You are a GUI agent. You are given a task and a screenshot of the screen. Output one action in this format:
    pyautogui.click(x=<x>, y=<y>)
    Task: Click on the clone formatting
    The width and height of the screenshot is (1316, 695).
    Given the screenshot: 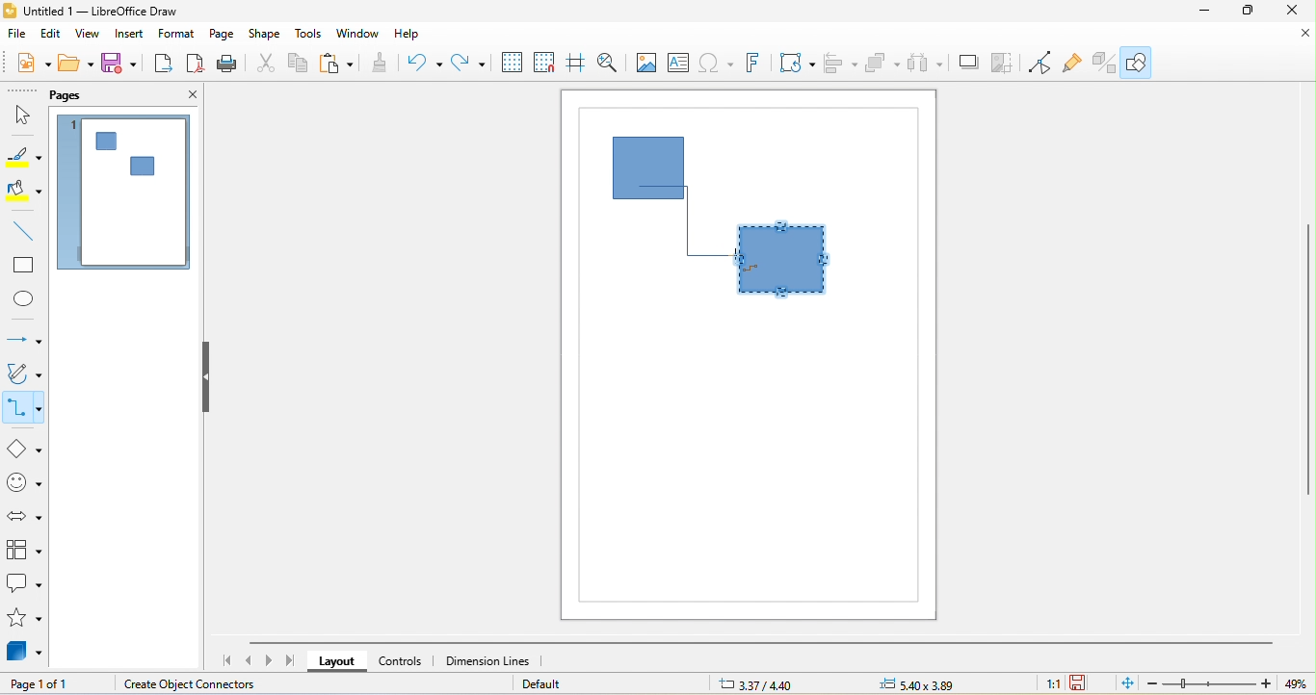 What is the action you would take?
    pyautogui.click(x=382, y=65)
    